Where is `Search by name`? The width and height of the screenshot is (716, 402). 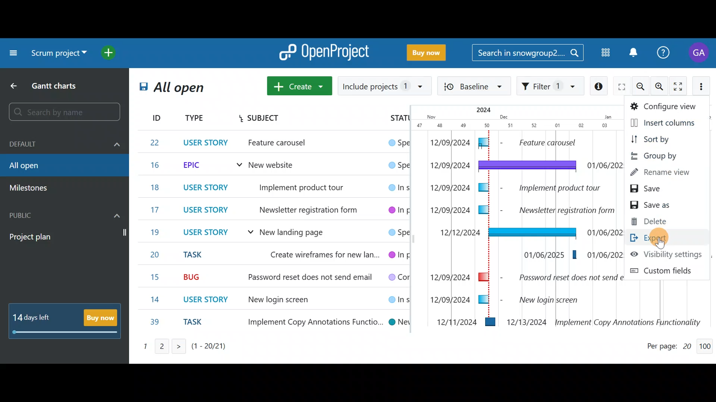 Search by name is located at coordinates (66, 112).